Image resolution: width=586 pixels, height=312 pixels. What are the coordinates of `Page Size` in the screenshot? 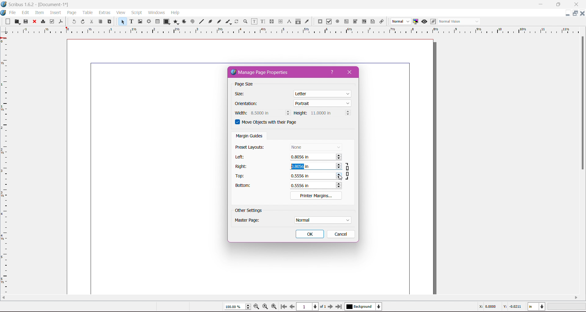 It's located at (249, 85).